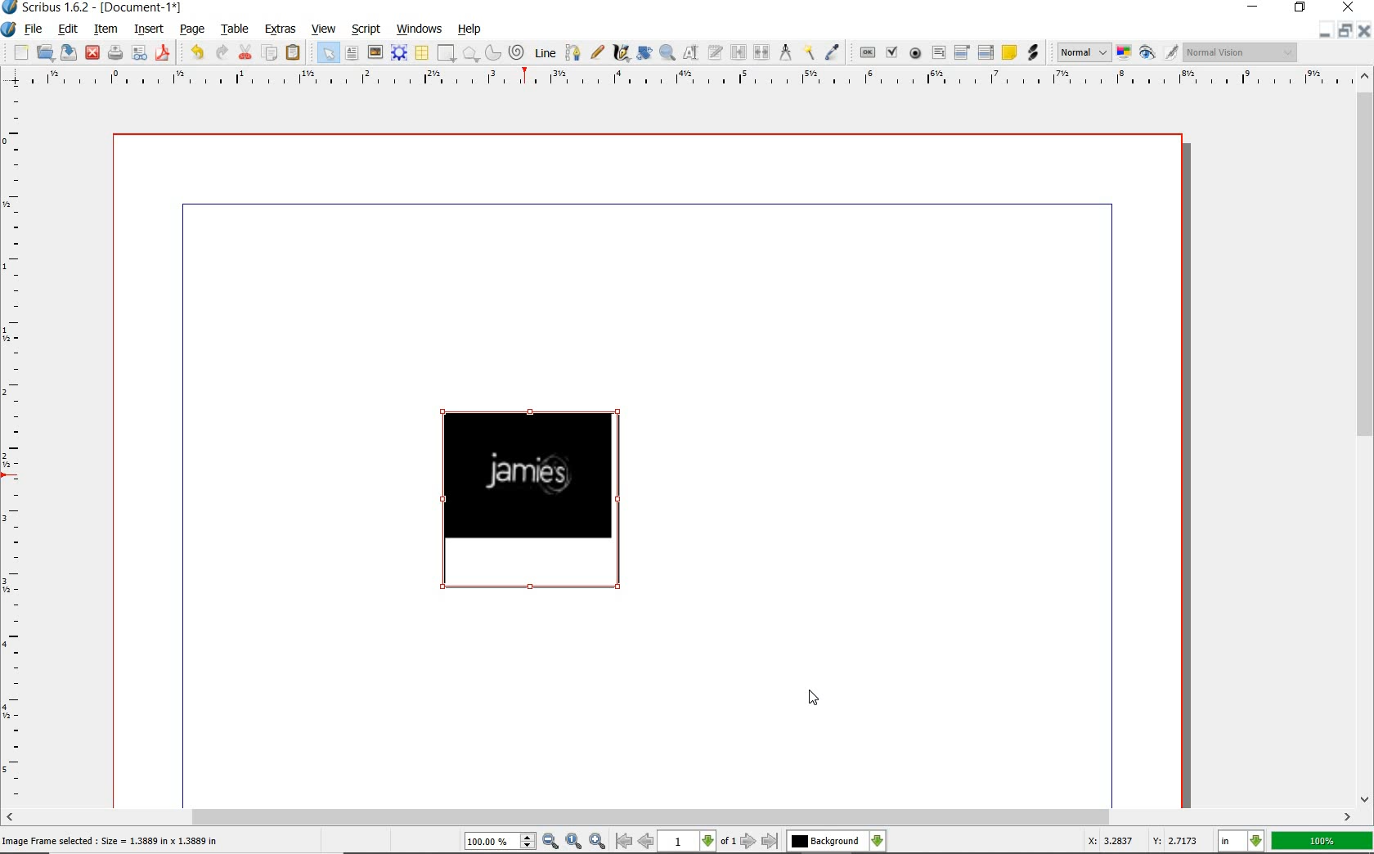  Describe the element at coordinates (70, 52) in the screenshot. I see `save` at that location.